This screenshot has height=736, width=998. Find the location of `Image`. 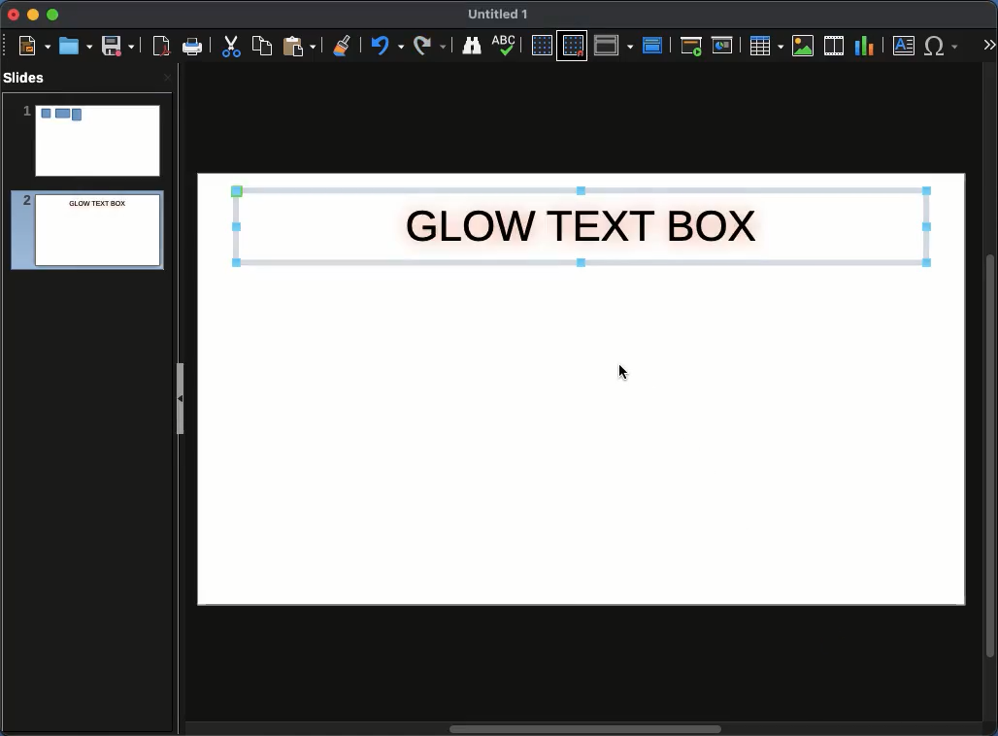

Image is located at coordinates (804, 46).